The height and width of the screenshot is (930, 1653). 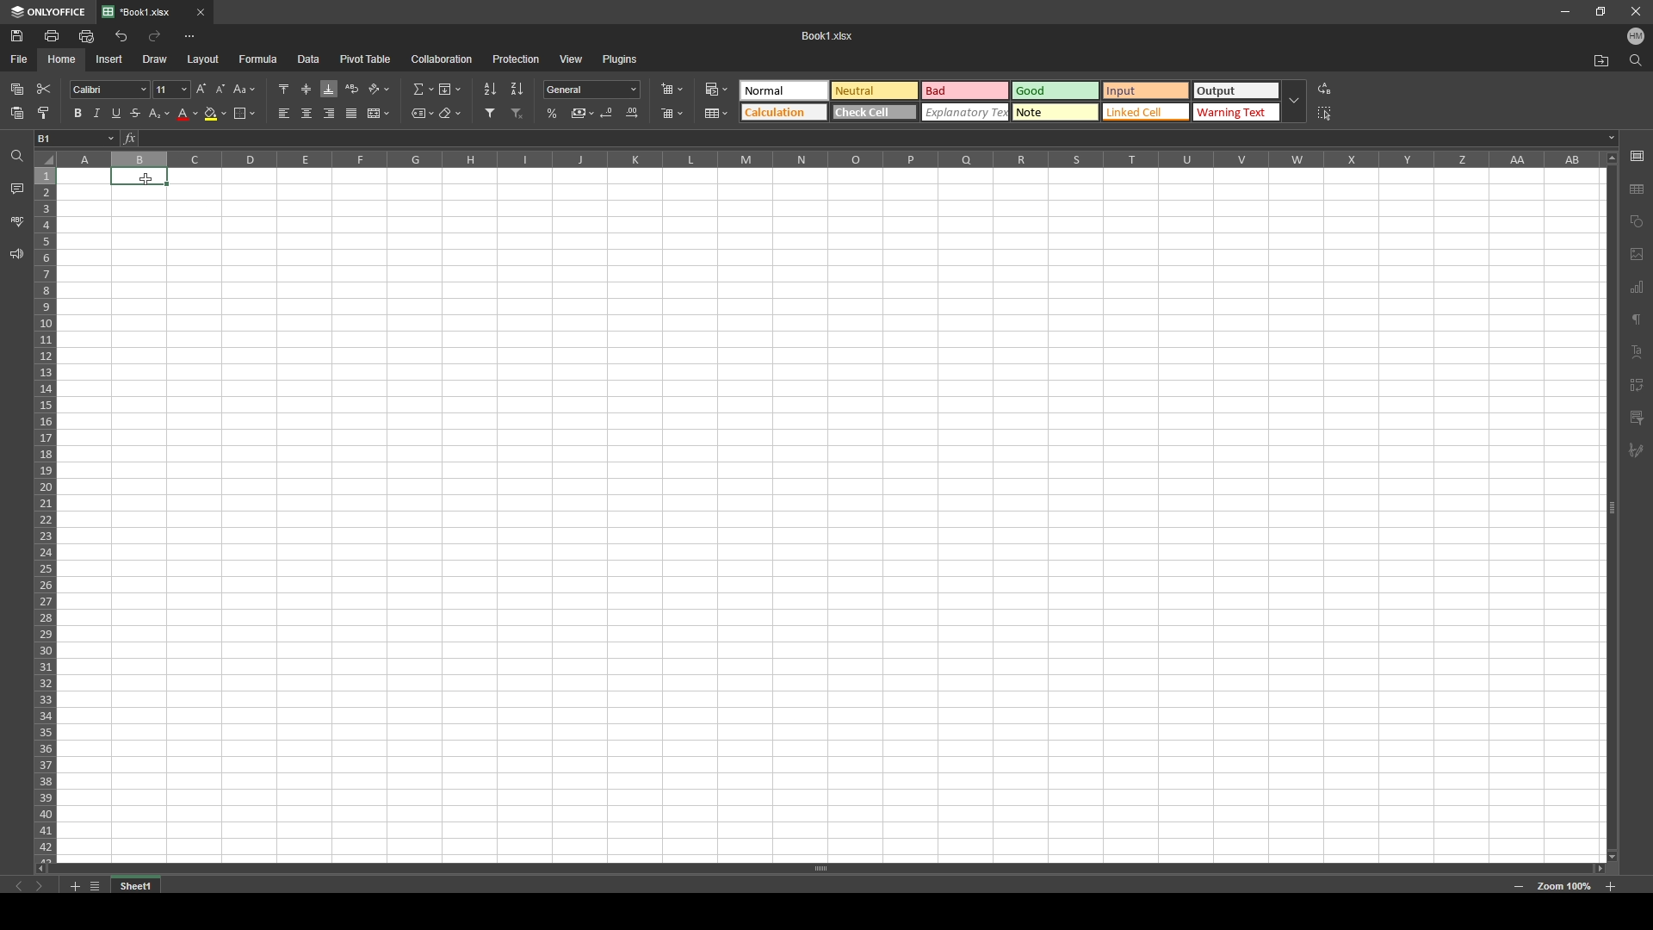 What do you see at coordinates (330, 89) in the screenshot?
I see `align bottom` at bounding box center [330, 89].